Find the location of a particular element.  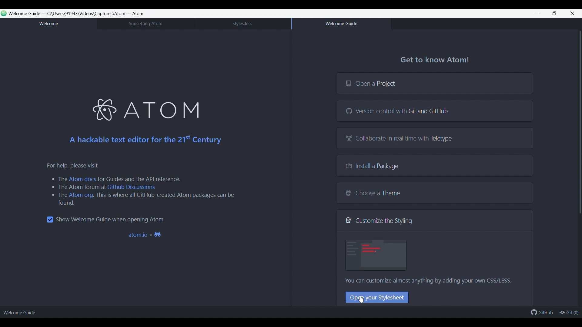

Atom docs is located at coordinates (83, 179).